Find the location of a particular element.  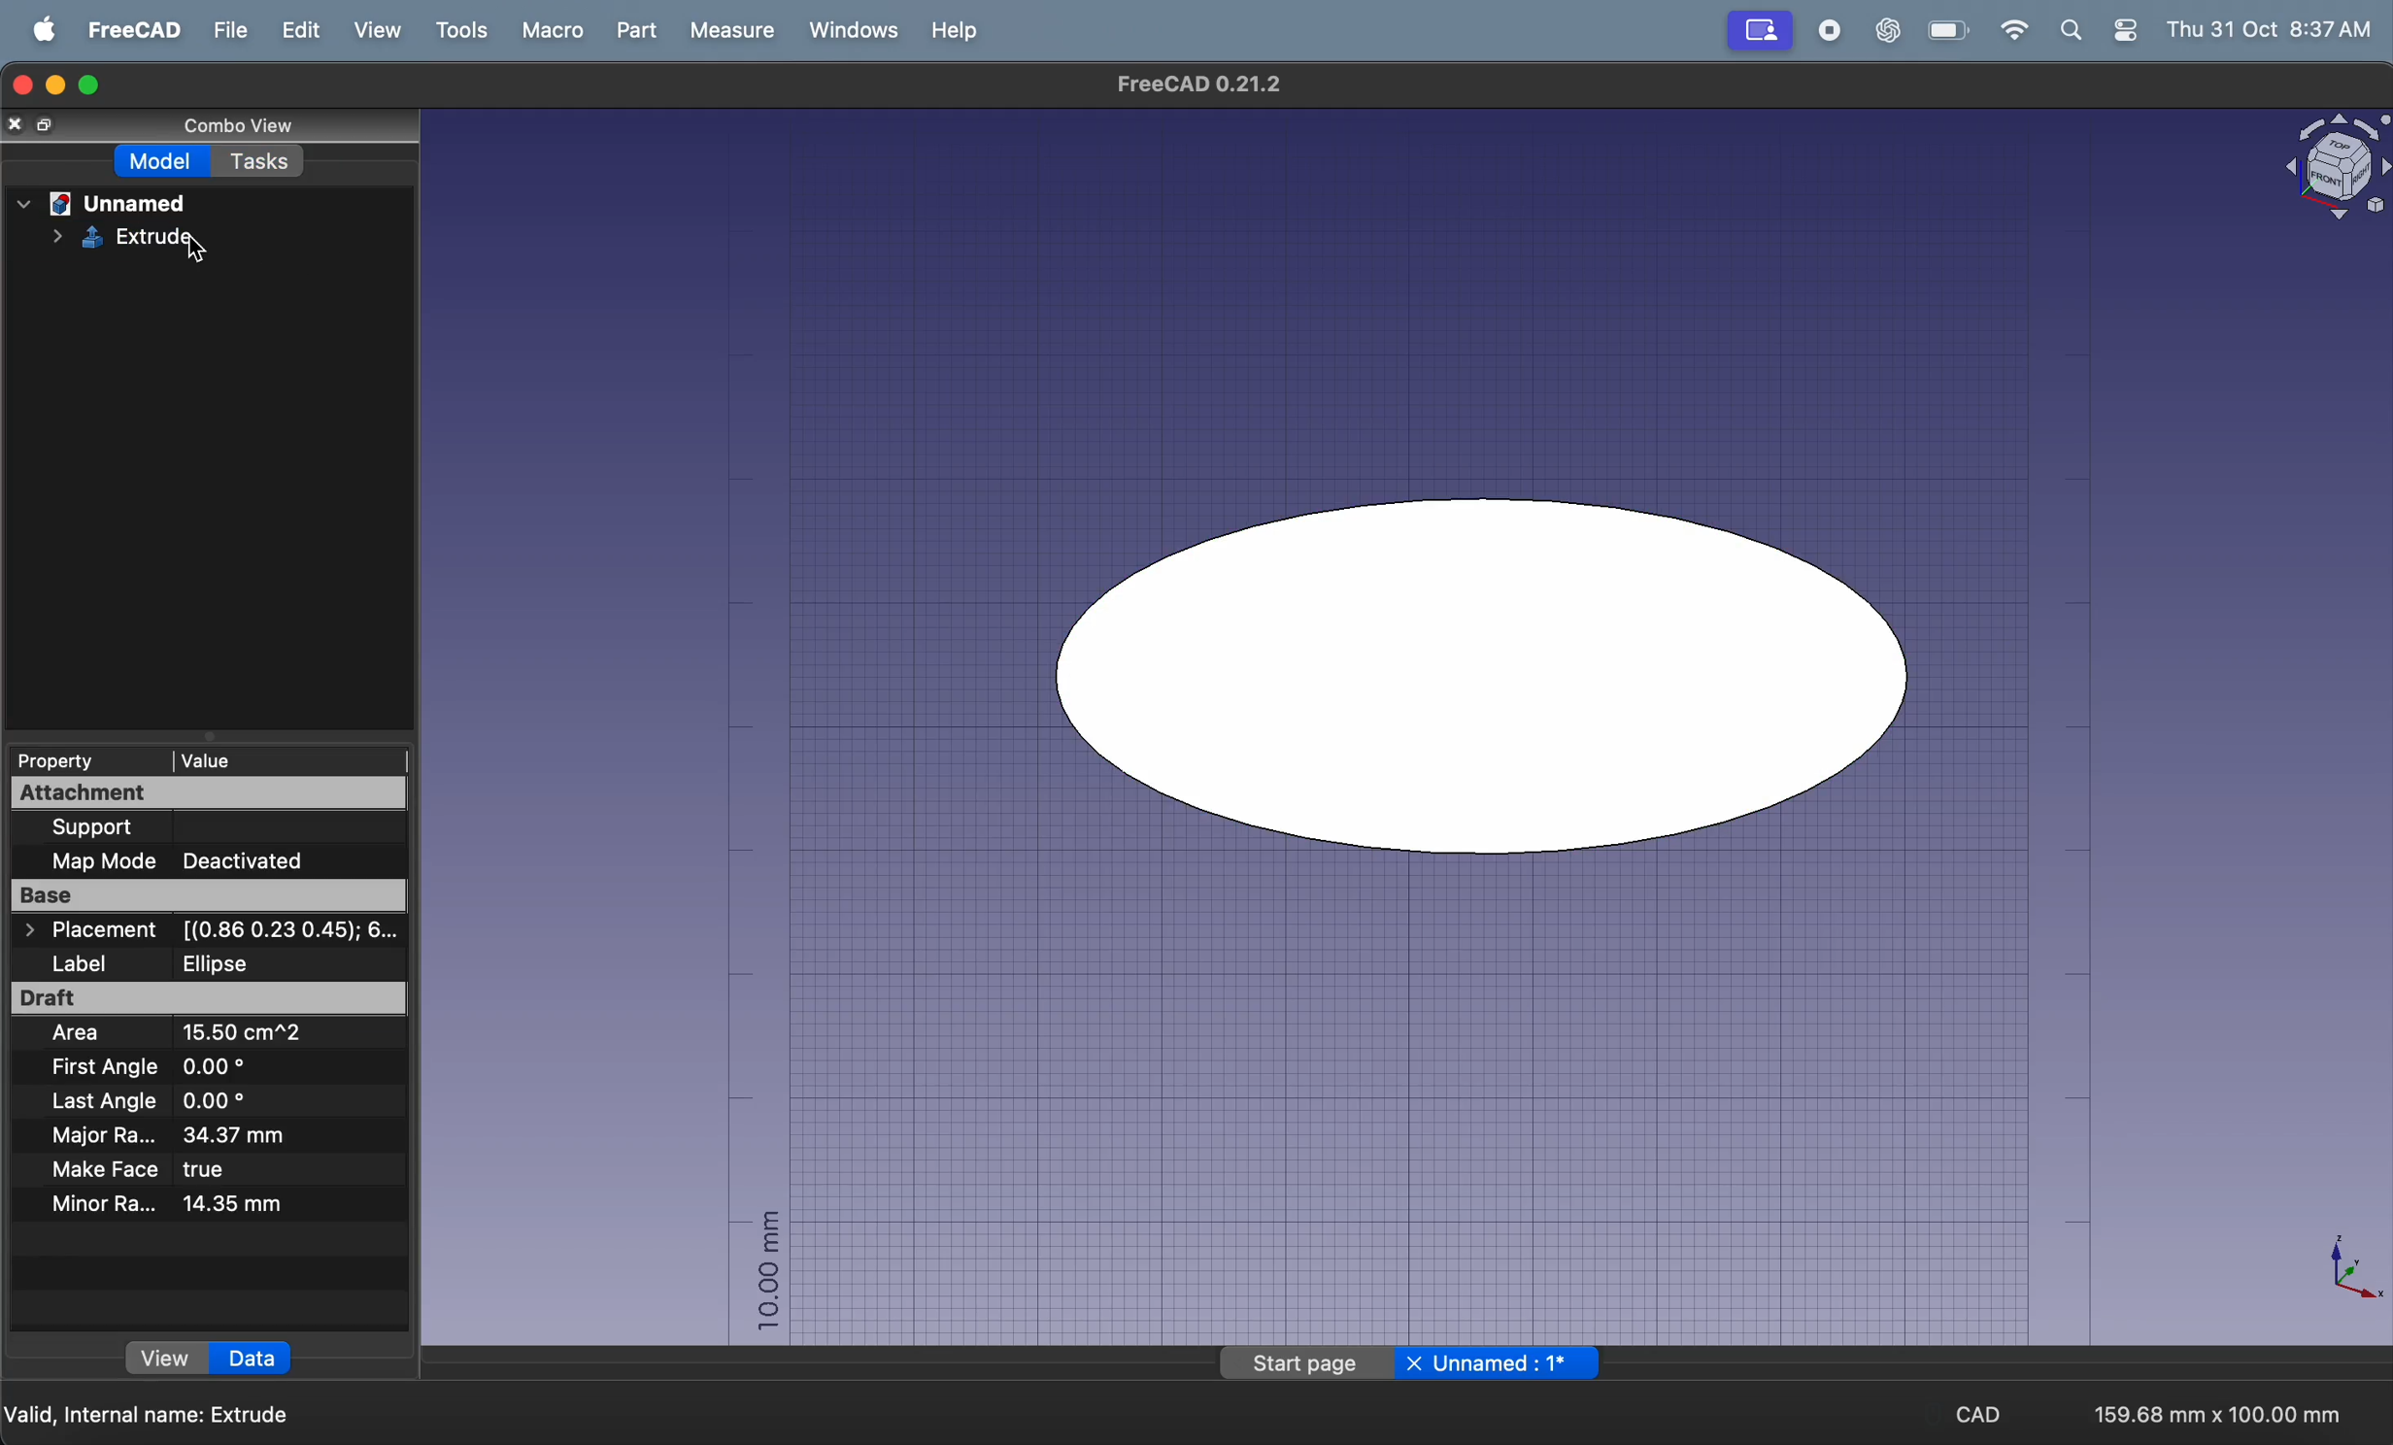

part is located at coordinates (631, 31).